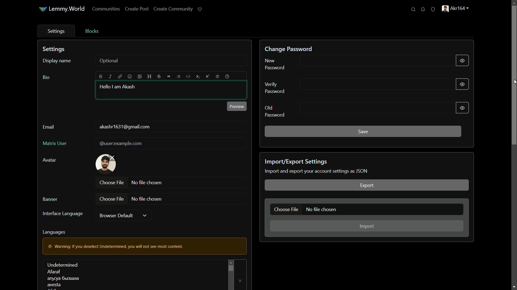 This screenshot has height=290, width=517. Describe the element at coordinates (423, 9) in the screenshot. I see `unread notifications` at that location.